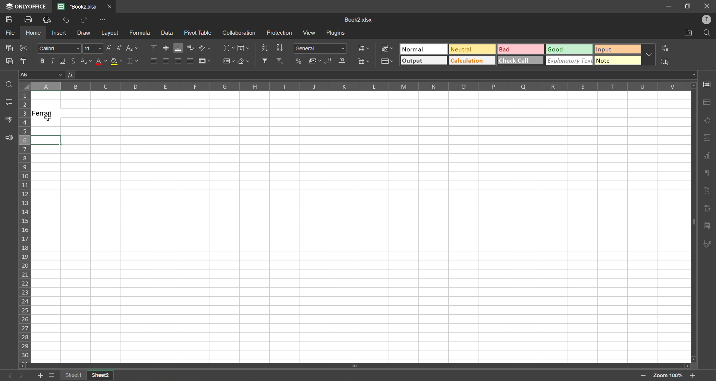 This screenshot has width=716, height=381. Describe the element at coordinates (707, 138) in the screenshot. I see `images` at that location.